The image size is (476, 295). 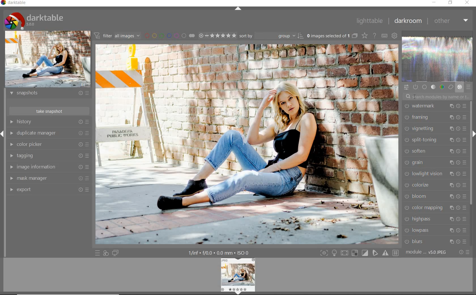 I want to click on cursor, so click(x=415, y=97).